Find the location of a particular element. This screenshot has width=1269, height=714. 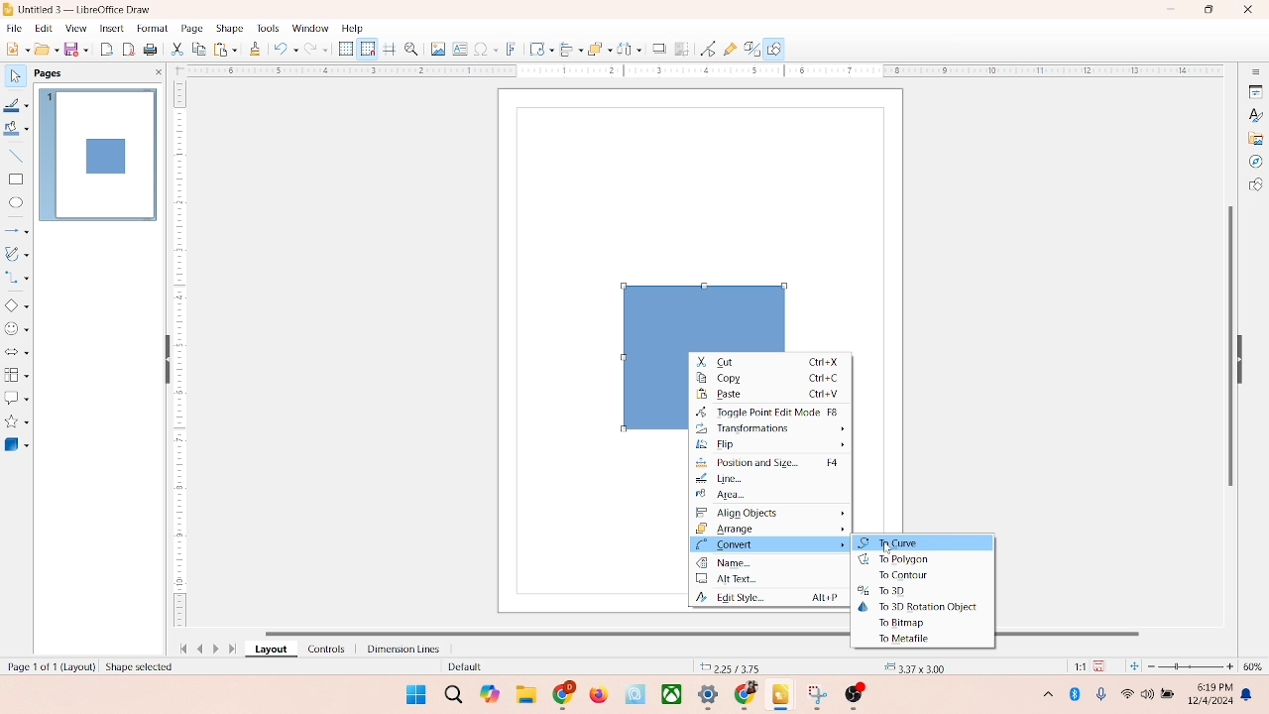

help is located at coordinates (353, 28).